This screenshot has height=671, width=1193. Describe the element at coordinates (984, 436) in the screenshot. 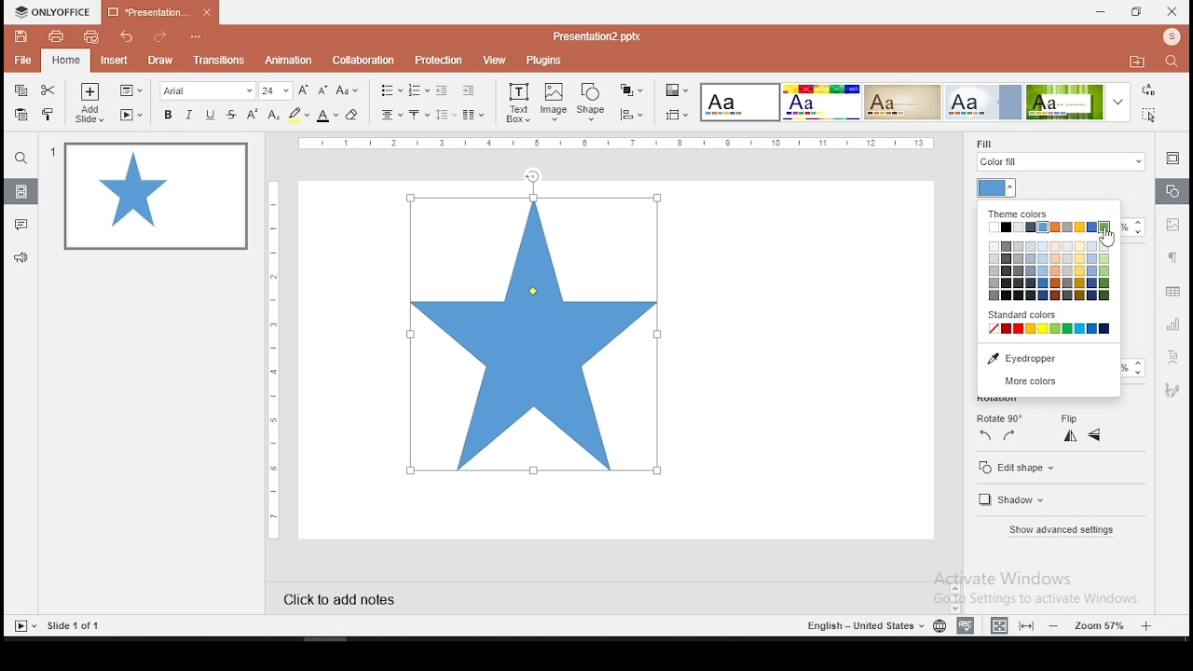

I see `rotate 90 counterclockwise` at that location.